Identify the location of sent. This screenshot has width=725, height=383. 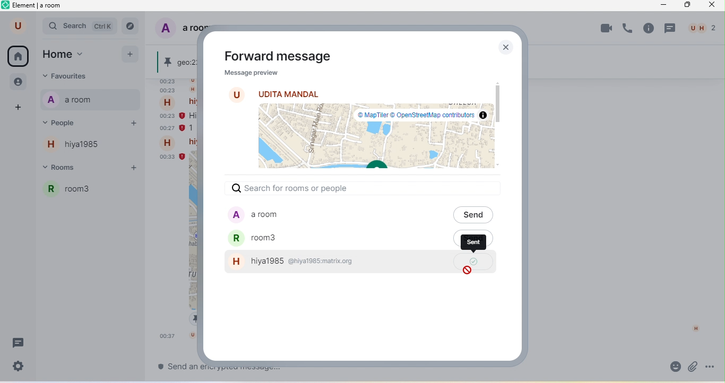
(476, 242).